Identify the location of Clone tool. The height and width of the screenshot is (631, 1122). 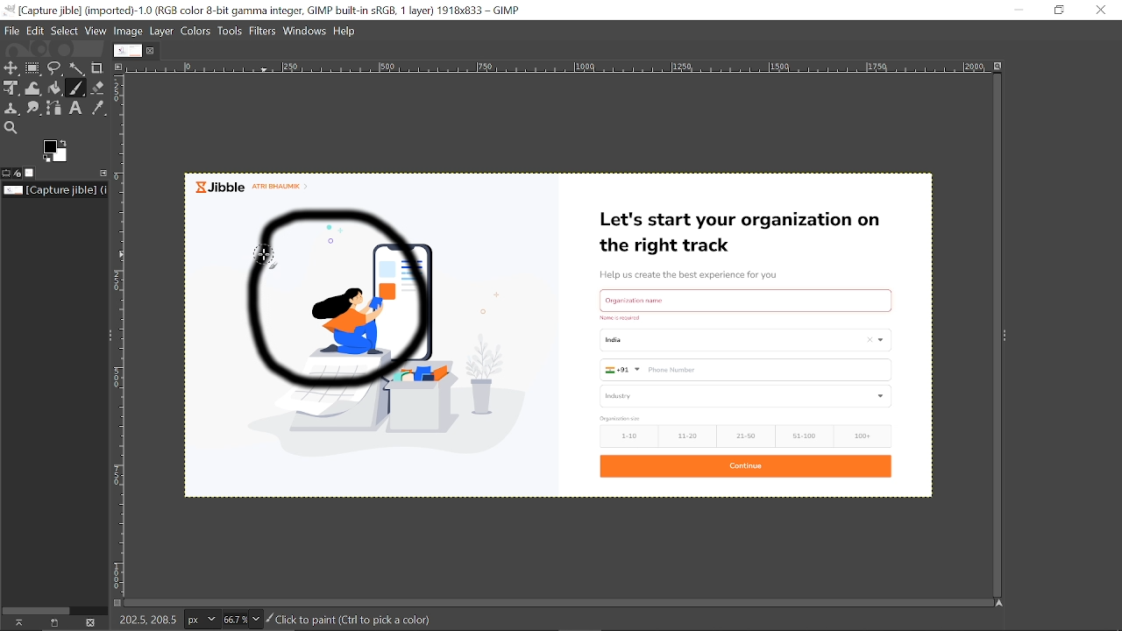
(13, 109).